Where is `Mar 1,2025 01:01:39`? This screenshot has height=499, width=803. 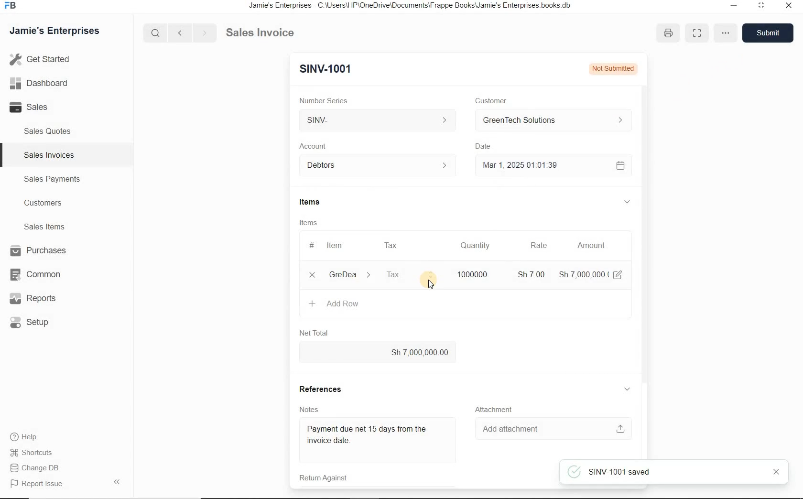 Mar 1,2025 01:01:39 is located at coordinates (540, 165).